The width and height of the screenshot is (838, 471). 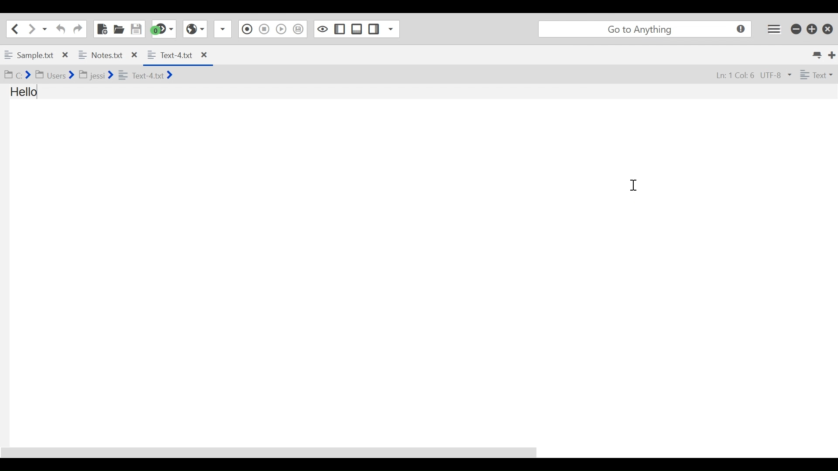 I want to click on Show/Hide Bottom Pane, so click(x=357, y=29).